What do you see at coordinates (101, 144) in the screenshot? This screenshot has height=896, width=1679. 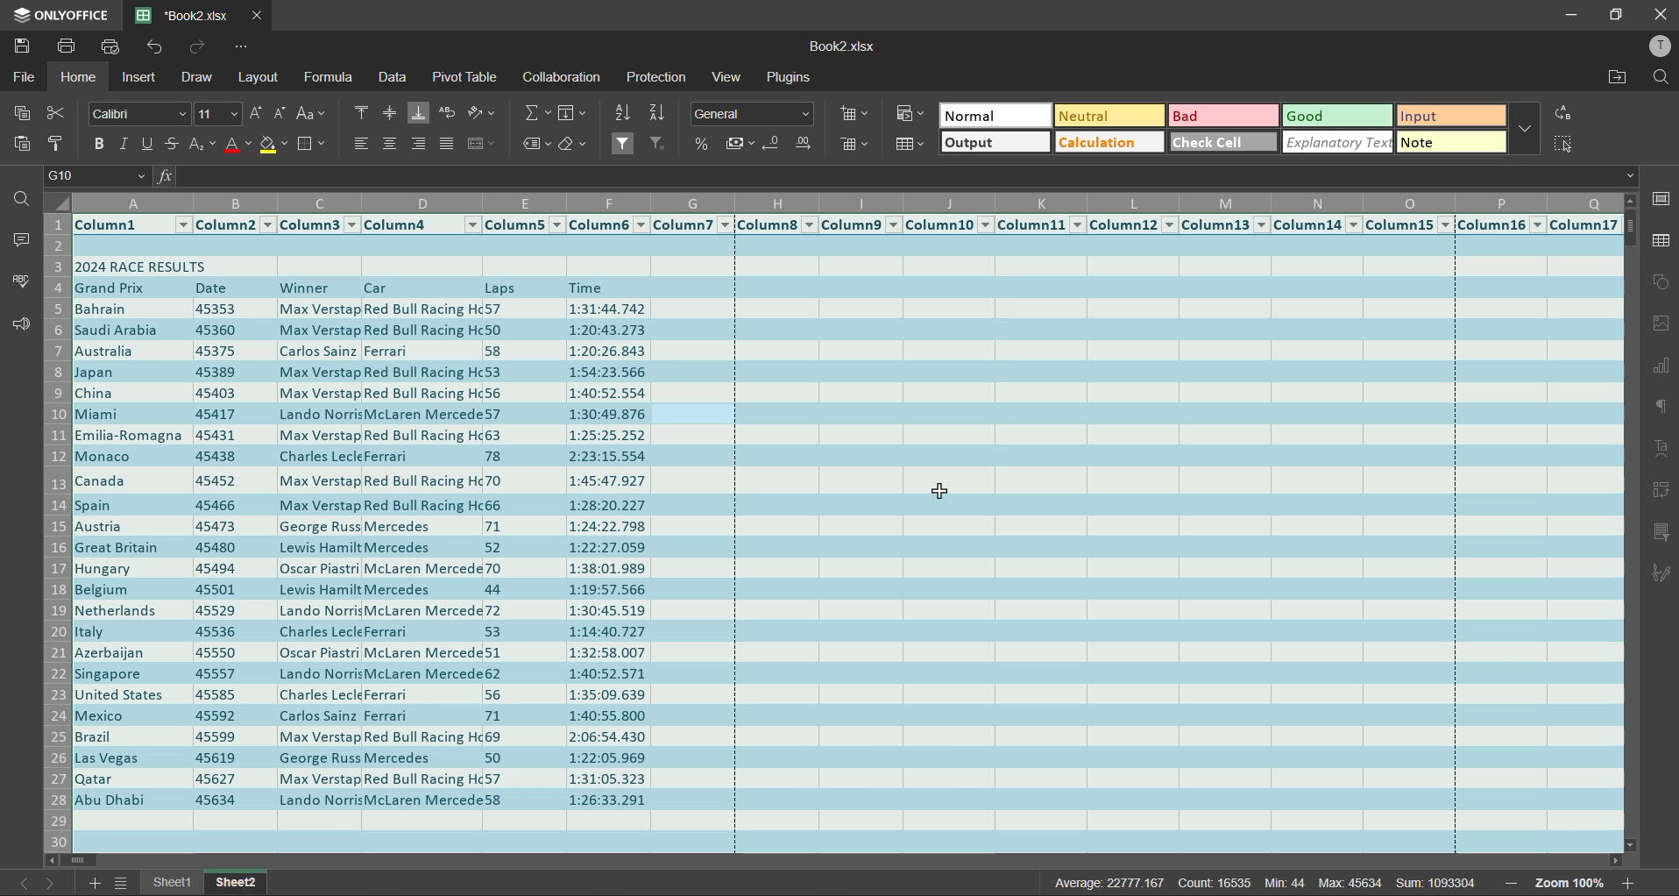 I see `bold` at bounding box center [101, 144].